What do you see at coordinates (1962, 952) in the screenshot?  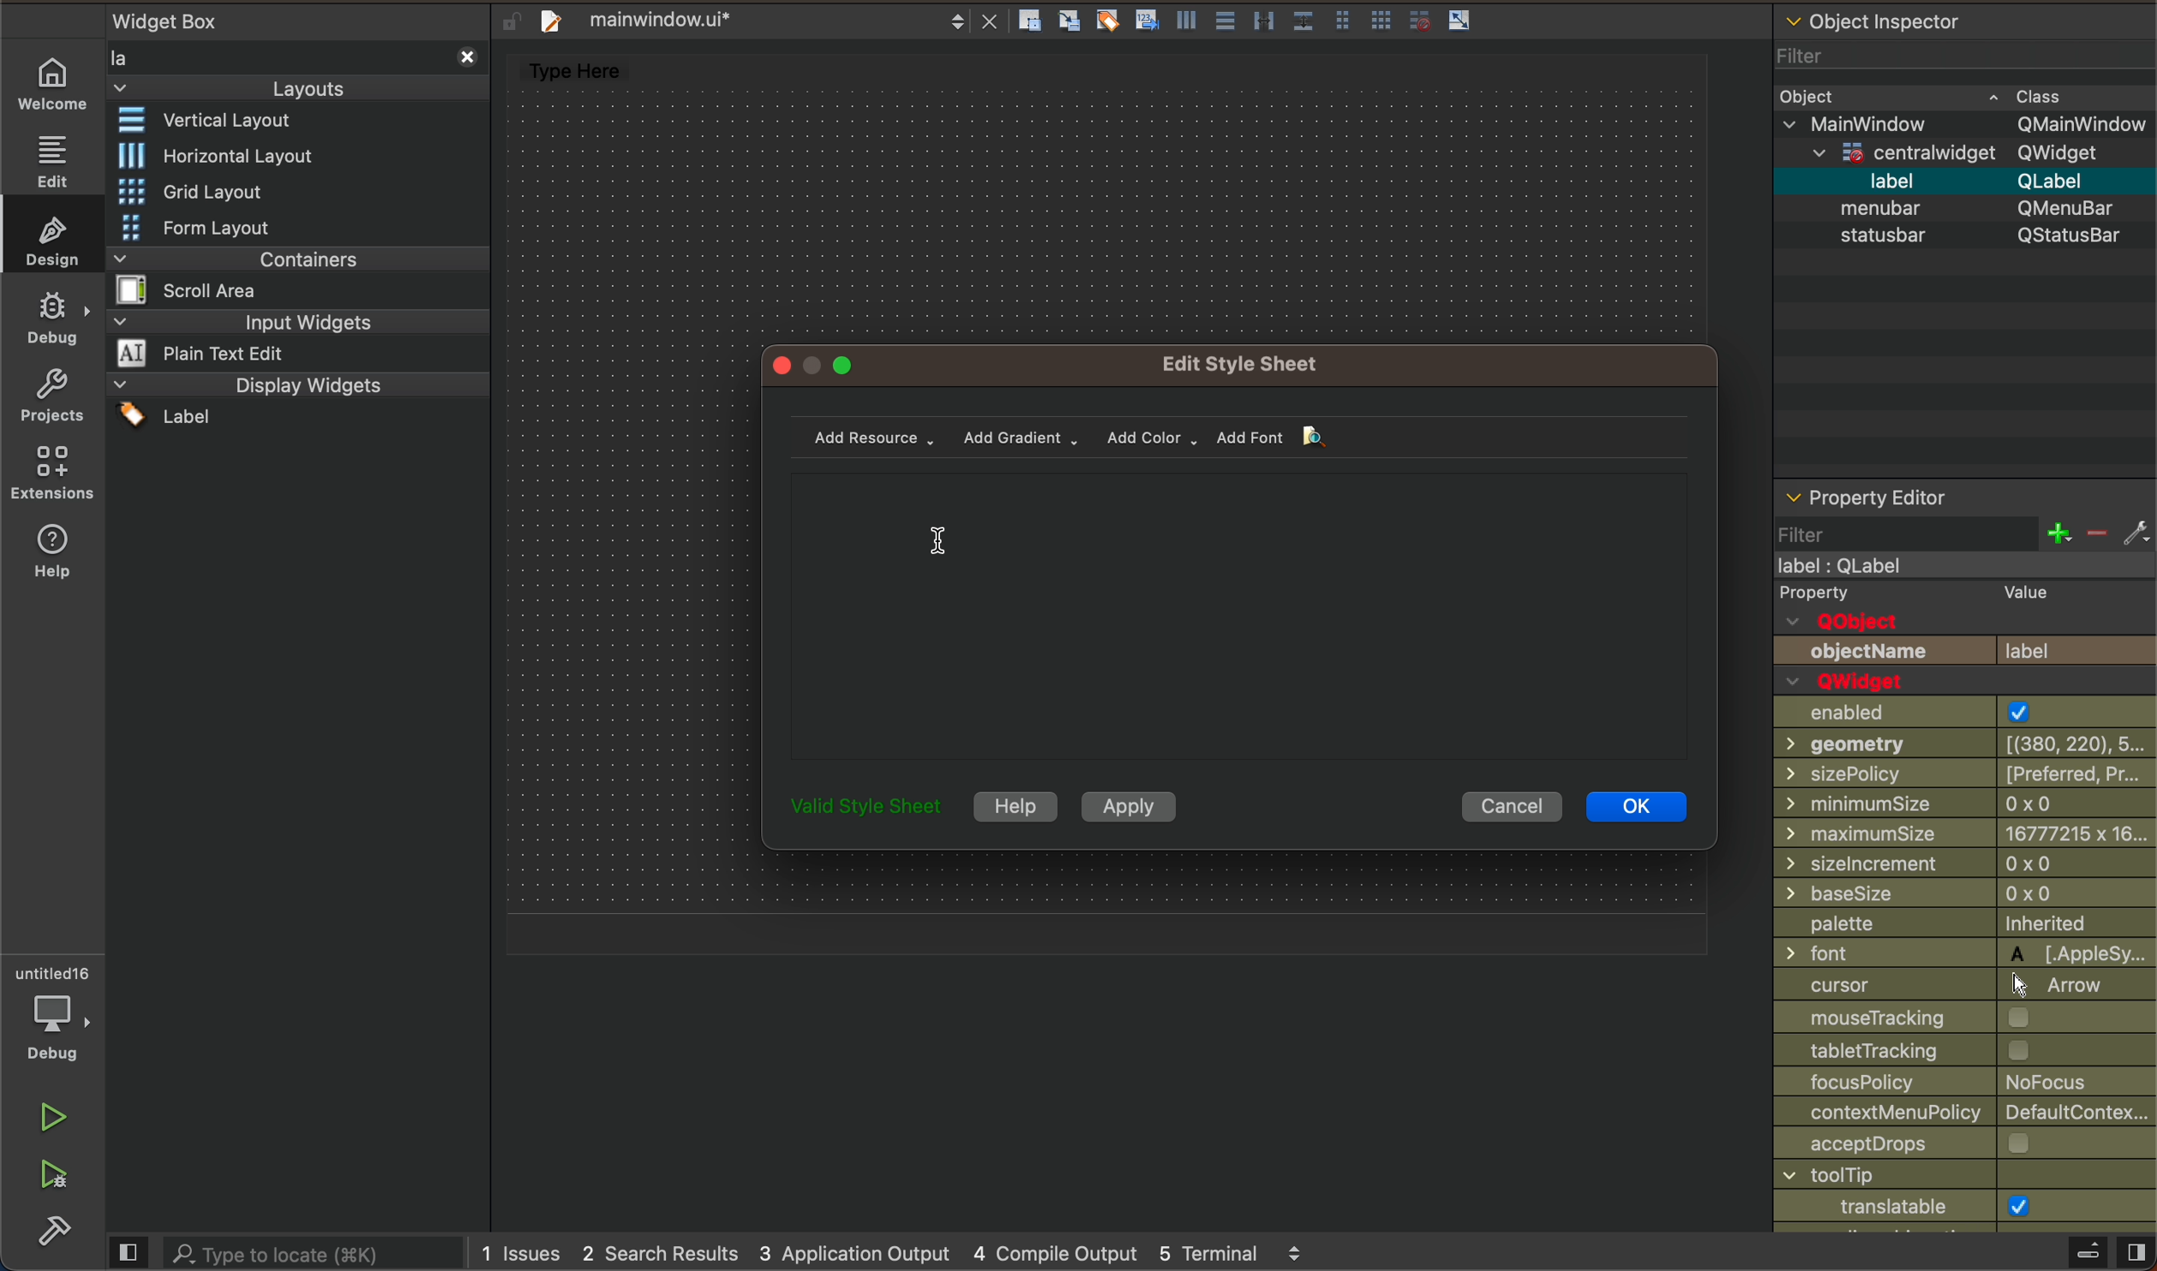 I see `font` at bounding box center [1962, 952].